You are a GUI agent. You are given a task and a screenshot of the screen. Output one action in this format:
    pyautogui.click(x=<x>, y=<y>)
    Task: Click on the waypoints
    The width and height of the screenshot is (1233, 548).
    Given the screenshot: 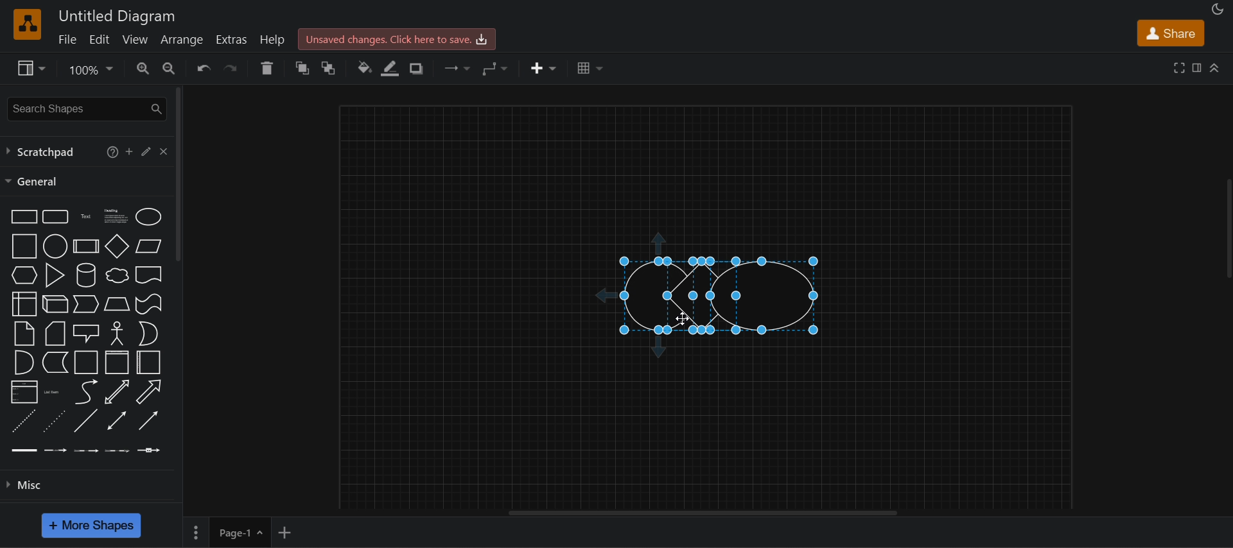 What is the action you would take?
    pyautogui.click(x=495, y=68)
    